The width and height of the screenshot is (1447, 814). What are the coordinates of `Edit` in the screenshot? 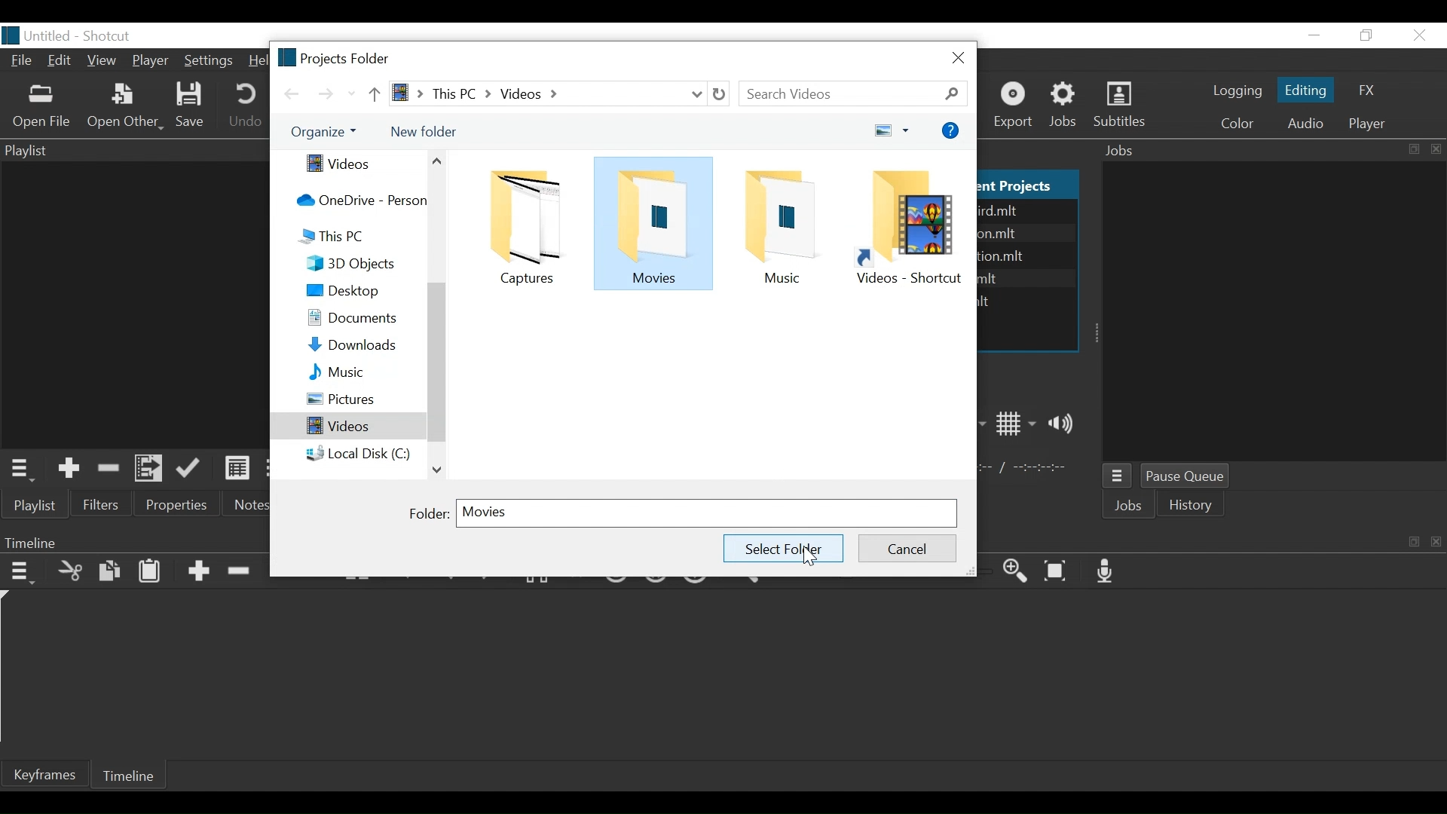 It's located at (60, 63).